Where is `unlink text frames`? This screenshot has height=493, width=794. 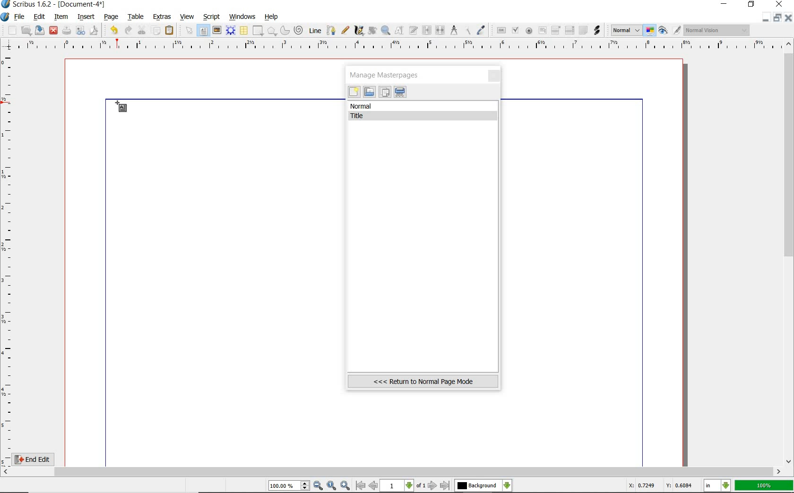
unlink text frames is located at coordinates (440, 31).